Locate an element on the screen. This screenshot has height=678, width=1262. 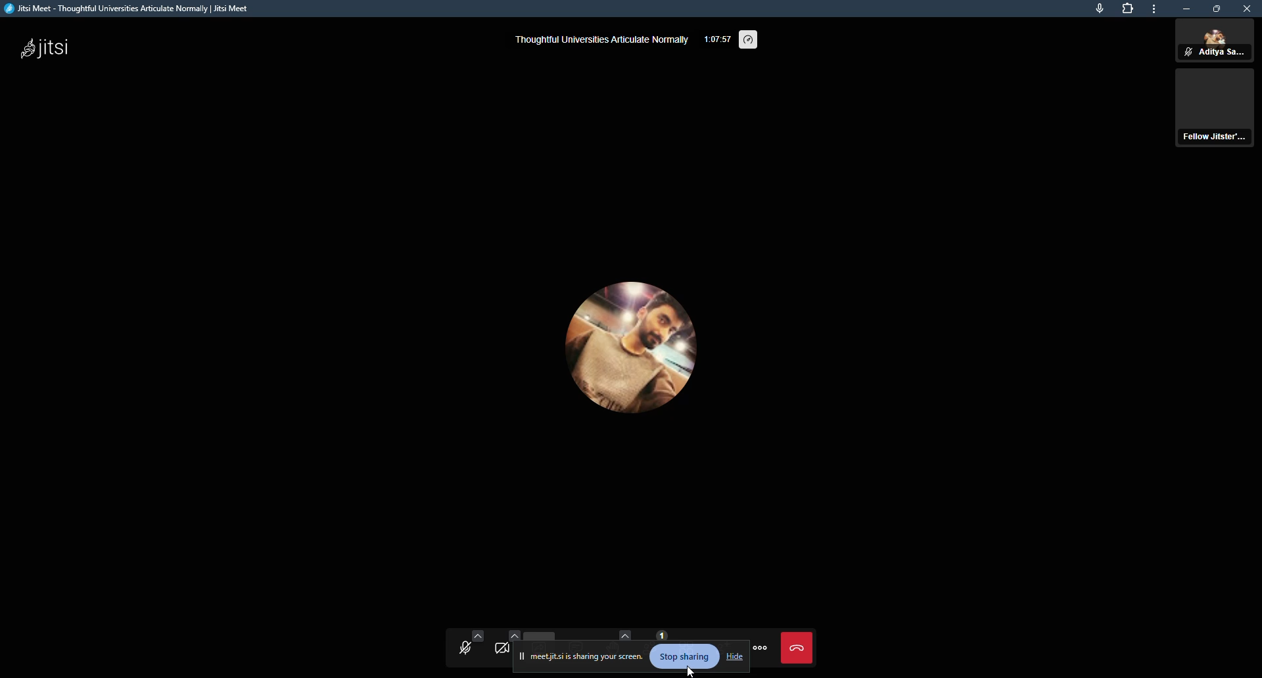
minimize is located at coordinates (1188, 9).